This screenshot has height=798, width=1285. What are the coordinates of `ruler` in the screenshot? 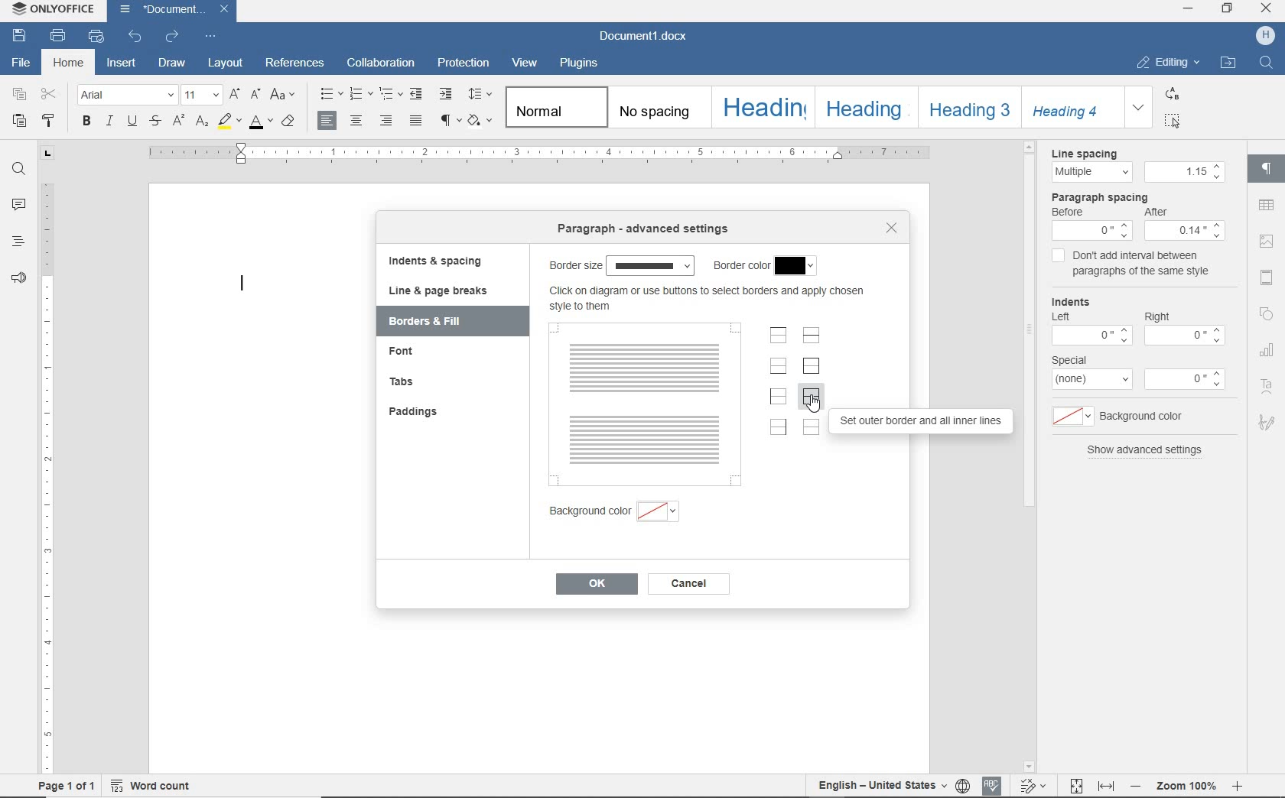 It's located at (532, 155).